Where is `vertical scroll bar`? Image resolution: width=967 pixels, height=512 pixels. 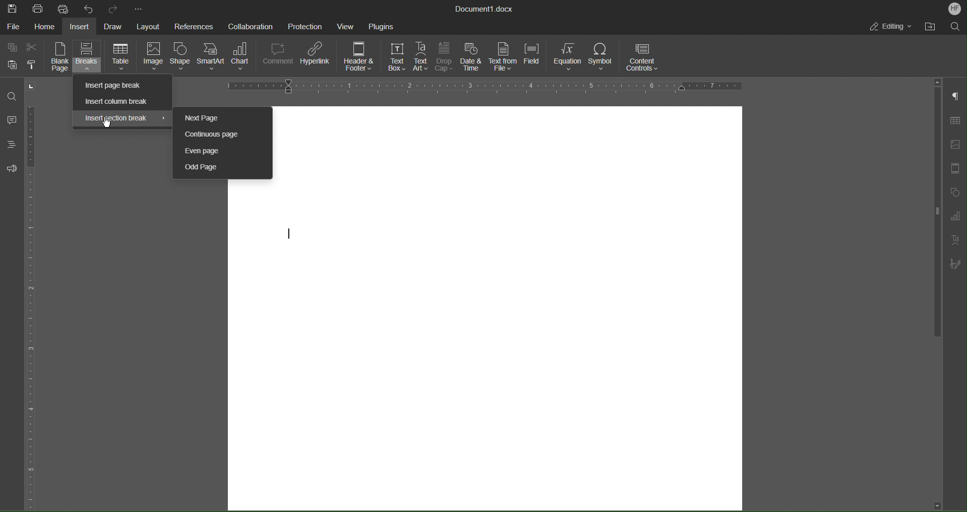 vertical scroll bar is located at coordinates (934, 210).